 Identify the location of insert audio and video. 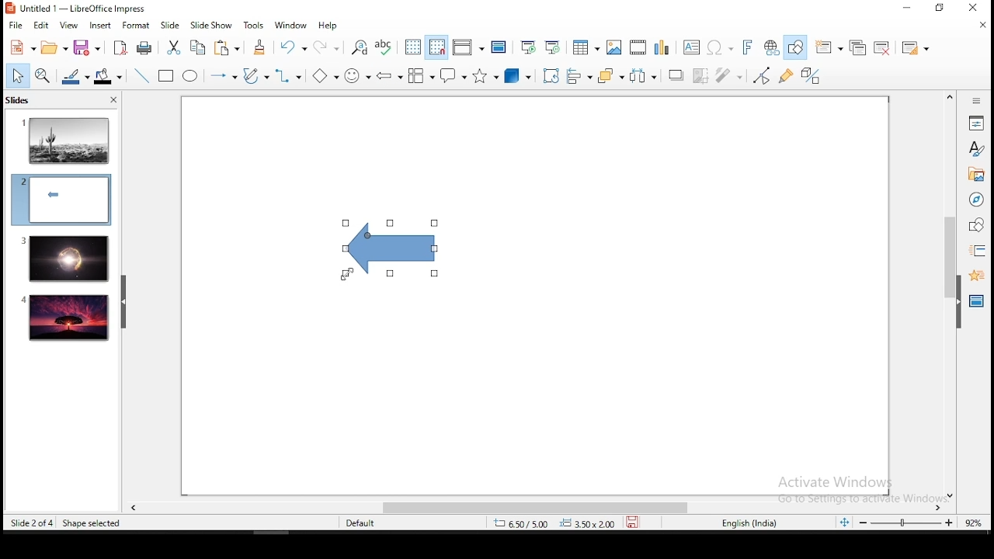
(639, 48).